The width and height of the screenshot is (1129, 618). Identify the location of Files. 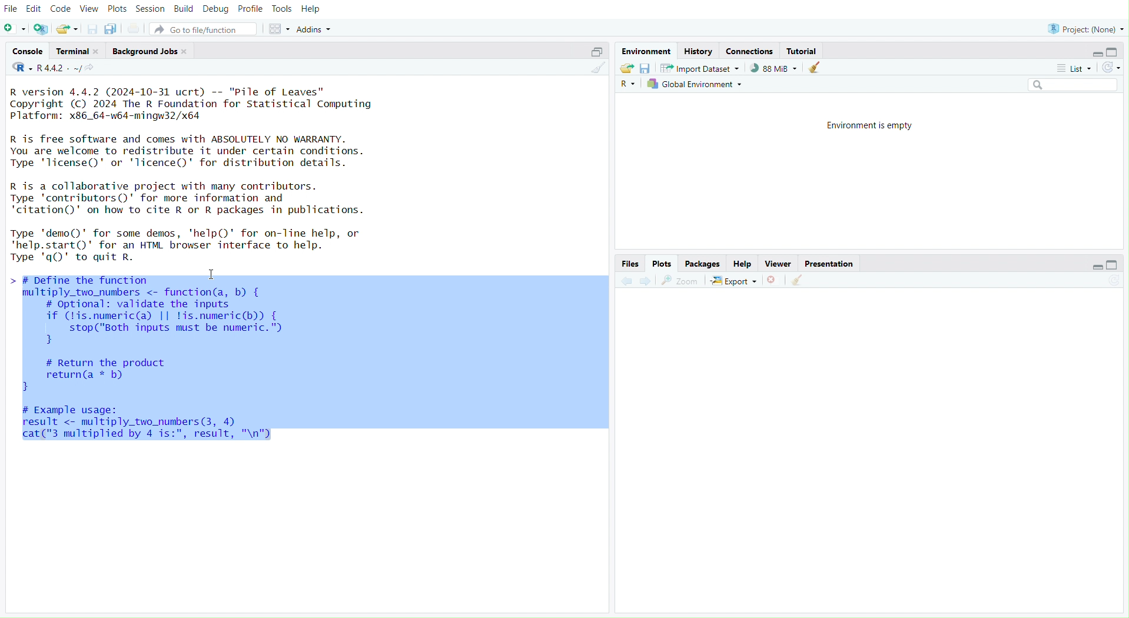
(630, 263).